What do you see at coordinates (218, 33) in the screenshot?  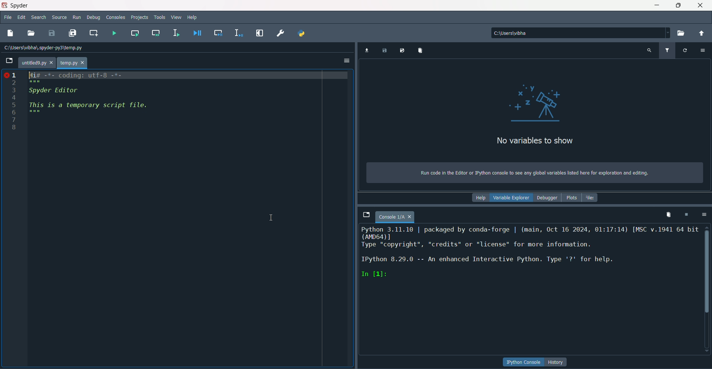 I see `debug cell` at bounding box center [218, 33].